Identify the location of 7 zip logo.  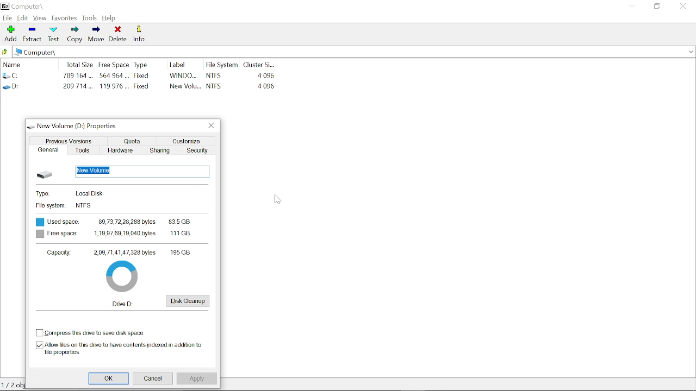
(4, 5).